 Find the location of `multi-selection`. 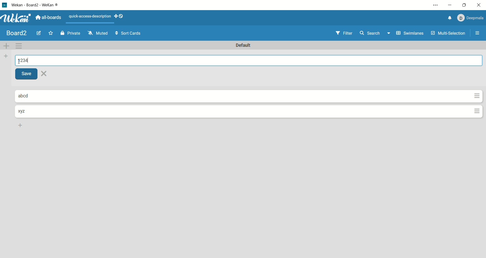

multi-selection is located at coordinates (448, 34).